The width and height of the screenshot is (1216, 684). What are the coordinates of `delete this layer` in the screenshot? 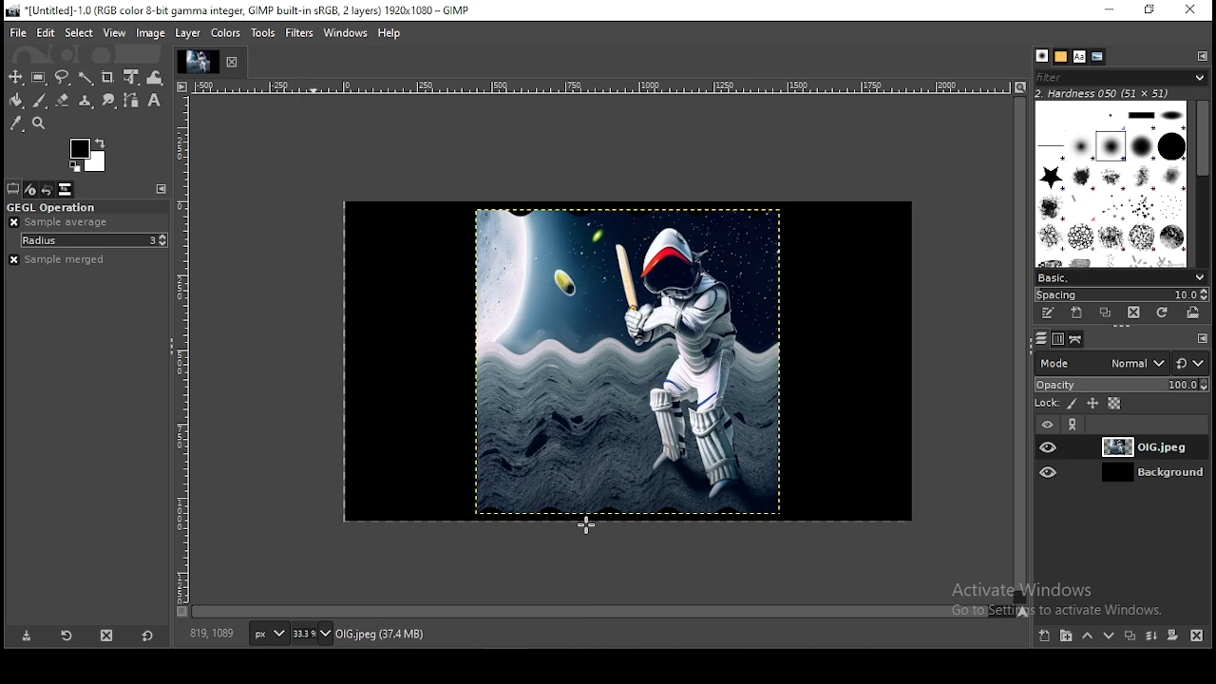 It's located at (1197, 636).